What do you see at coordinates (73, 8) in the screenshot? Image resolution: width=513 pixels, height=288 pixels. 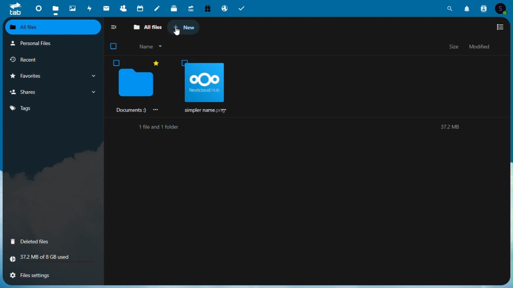 I see `Photos` at bounding box center [73, 8].